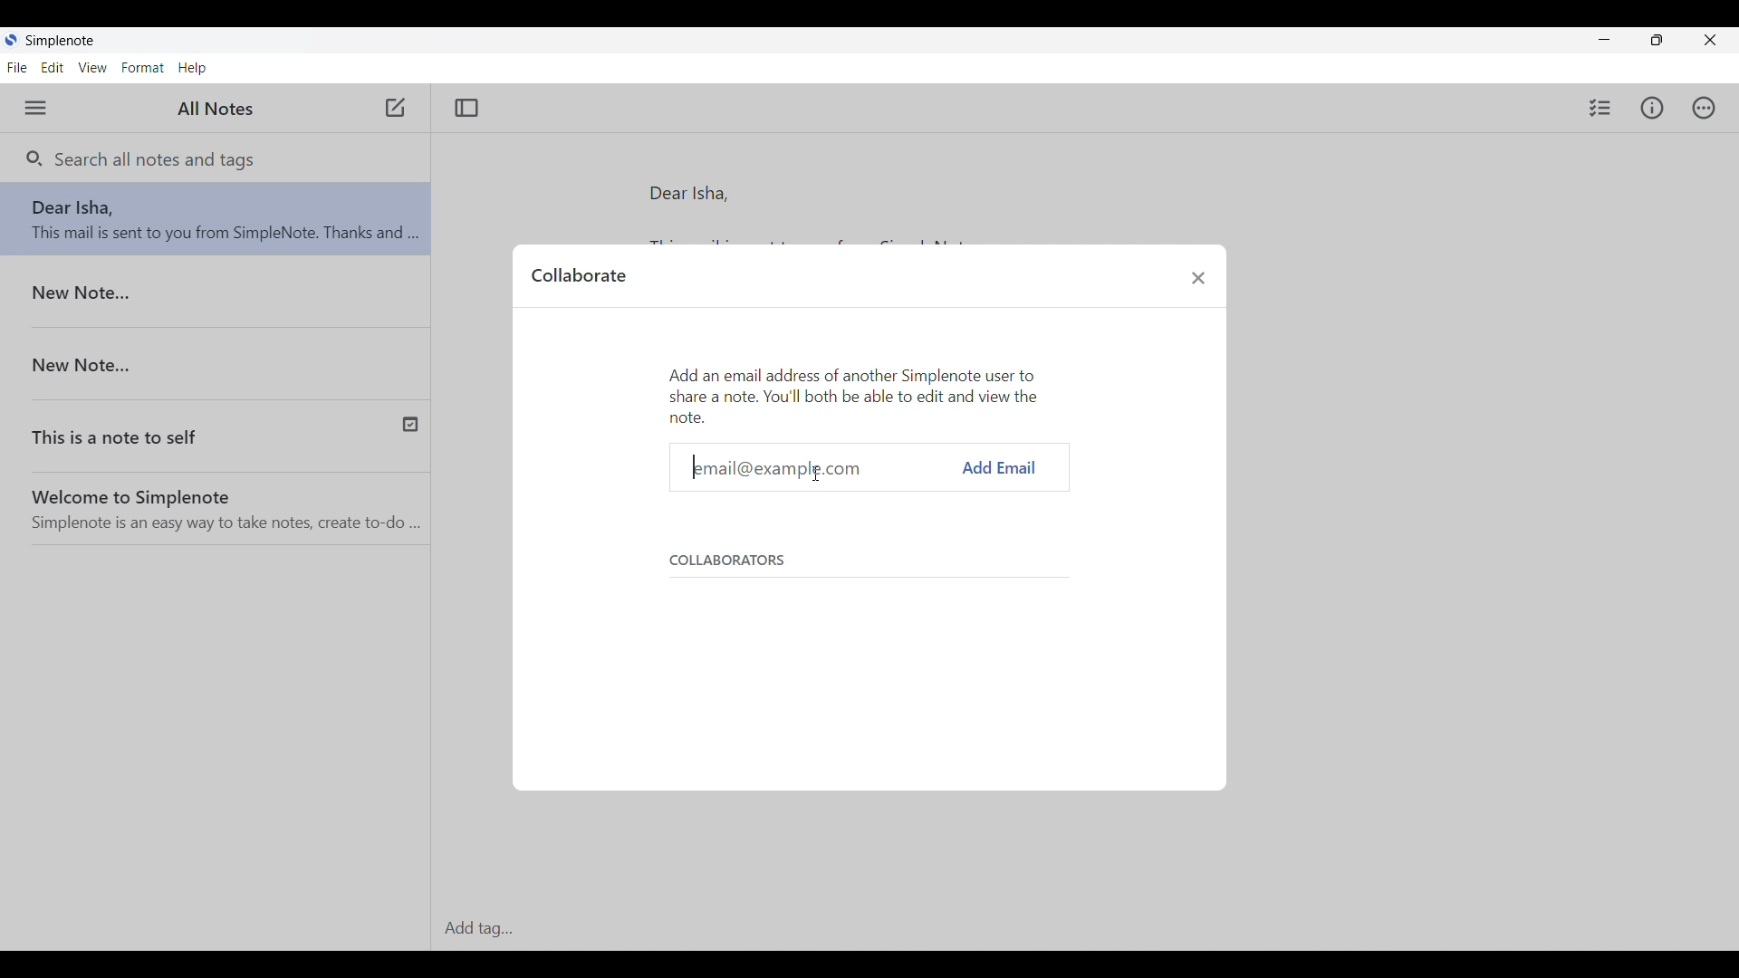 This screenshot has width=1739, height=978. I want to click on Note-Dear Disha, so click(216, 225).